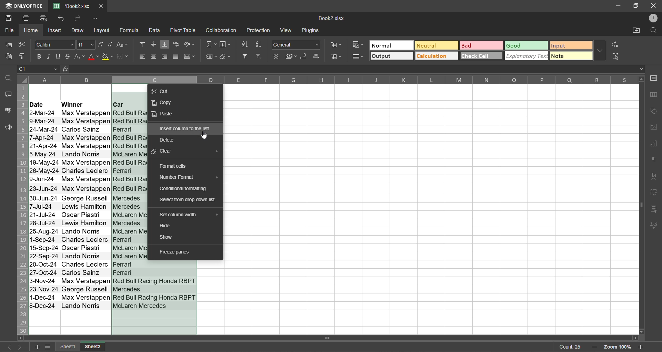 This screenshot has width=662, height=352. Describe the element at coordinates (109, 58) in the screenshot. I see `fill color` at that location.